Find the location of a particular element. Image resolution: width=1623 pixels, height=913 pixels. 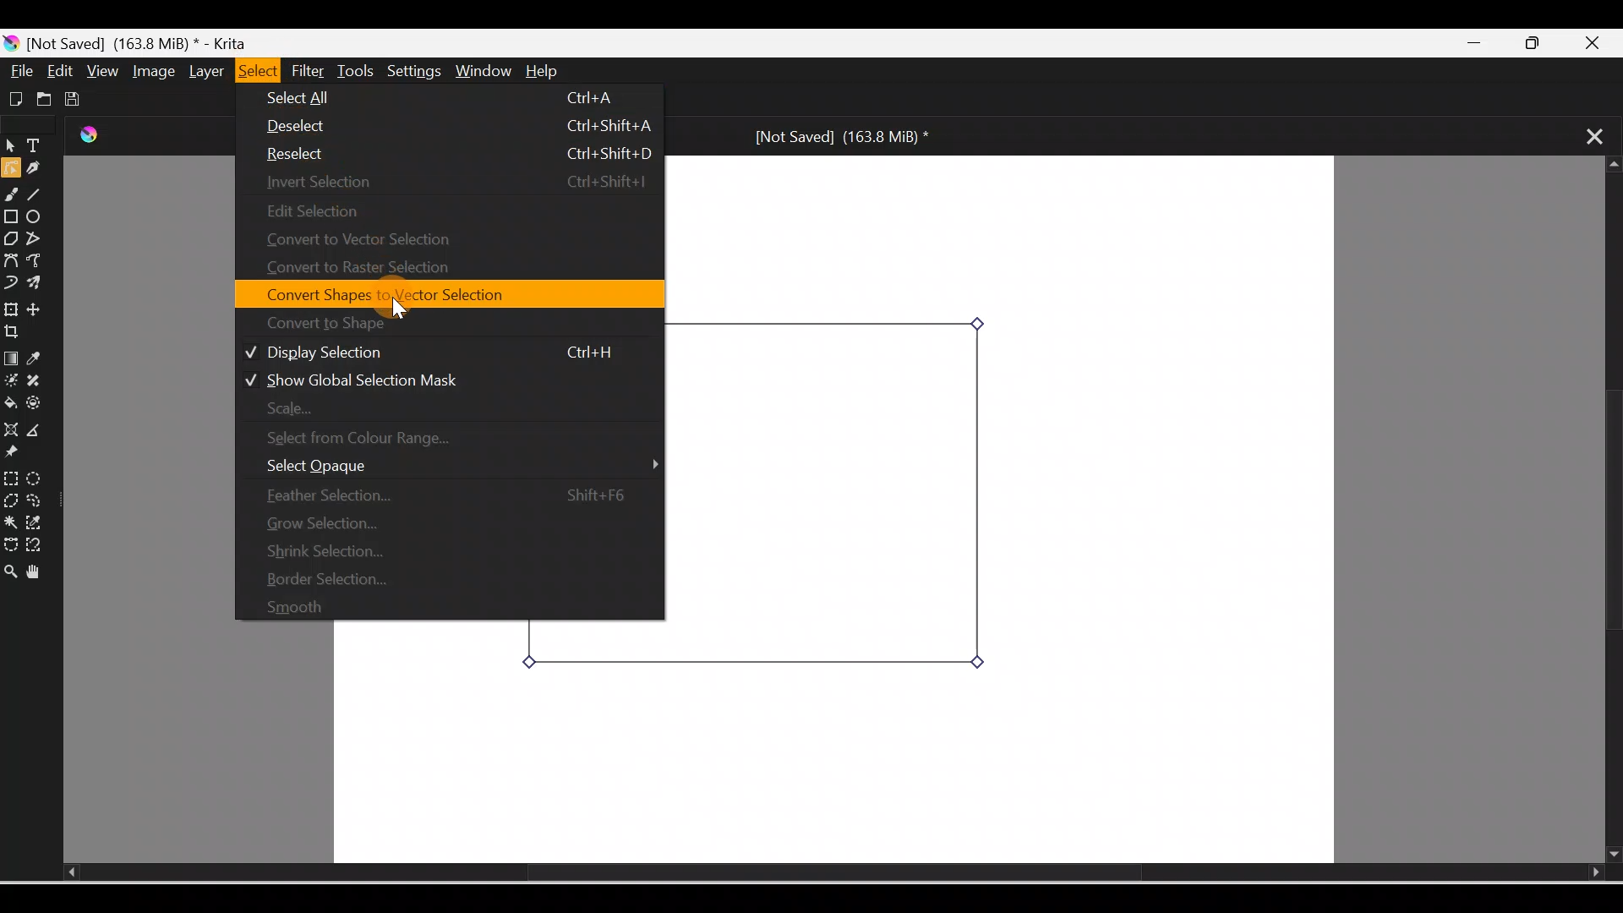

Assistant tool is located at coordinates (10, 429).